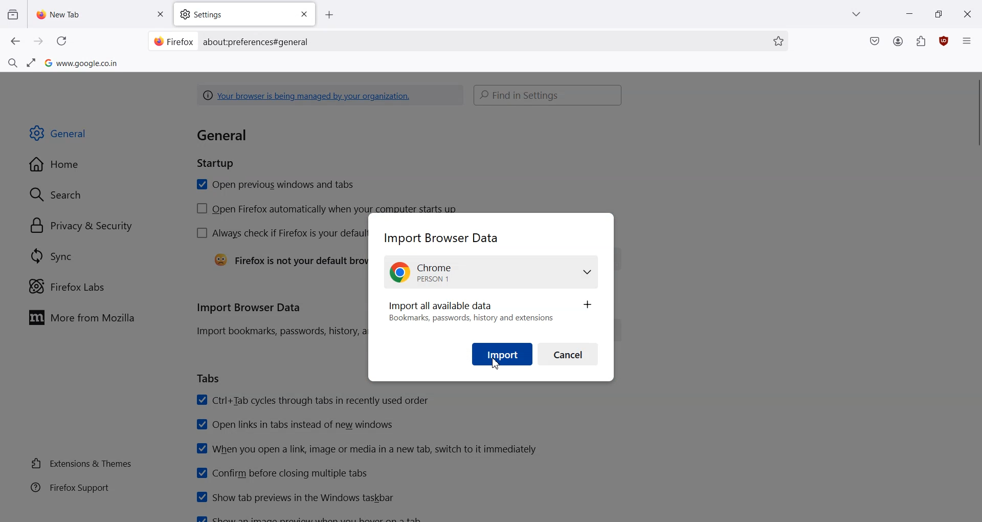 The image size is (982, 522). I want to click on When you open a link, image or media in a new tab, switch to it immediately, so click(367, 449).